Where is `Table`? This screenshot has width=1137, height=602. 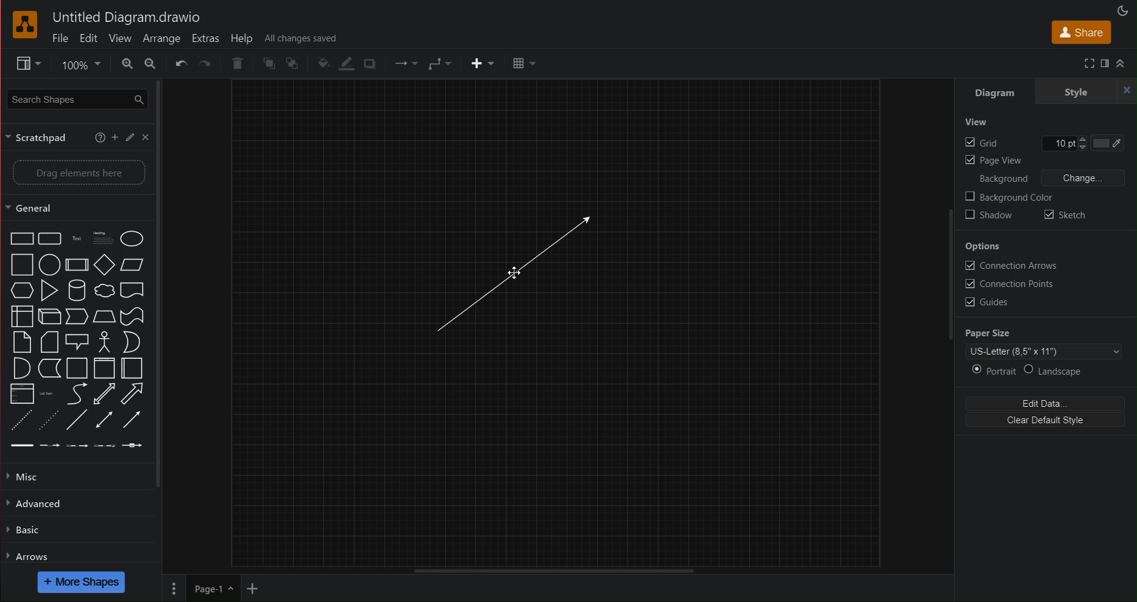
Table is located at coordinates (523, 64).